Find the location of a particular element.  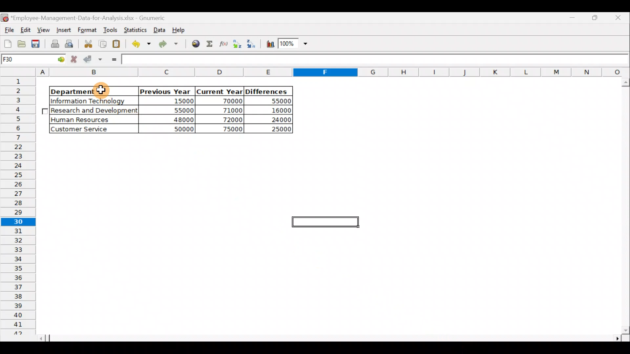

Research and Development is located at coordinates (94, 111).